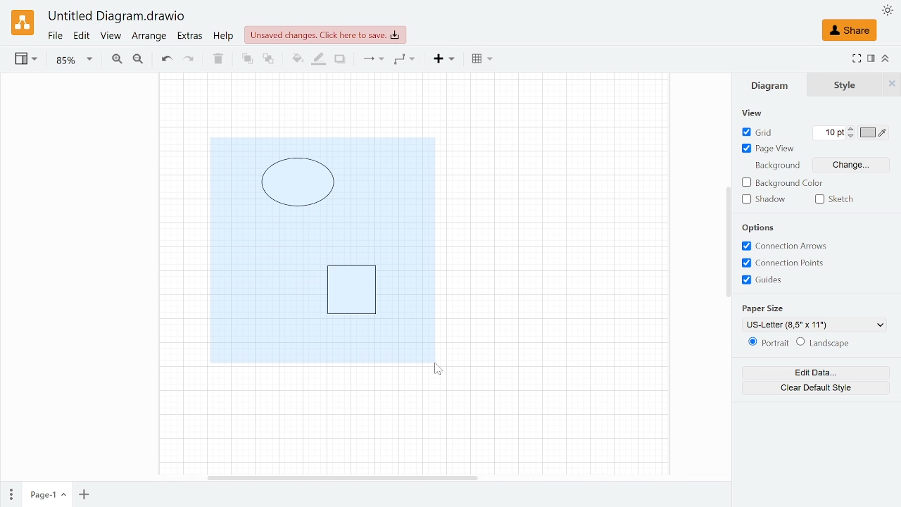 The height and width of the screenshot is (507, 901). What do you see at coordinates (268, 59) in the screenshot?
I see `To back` at bounding box center [268, 59].